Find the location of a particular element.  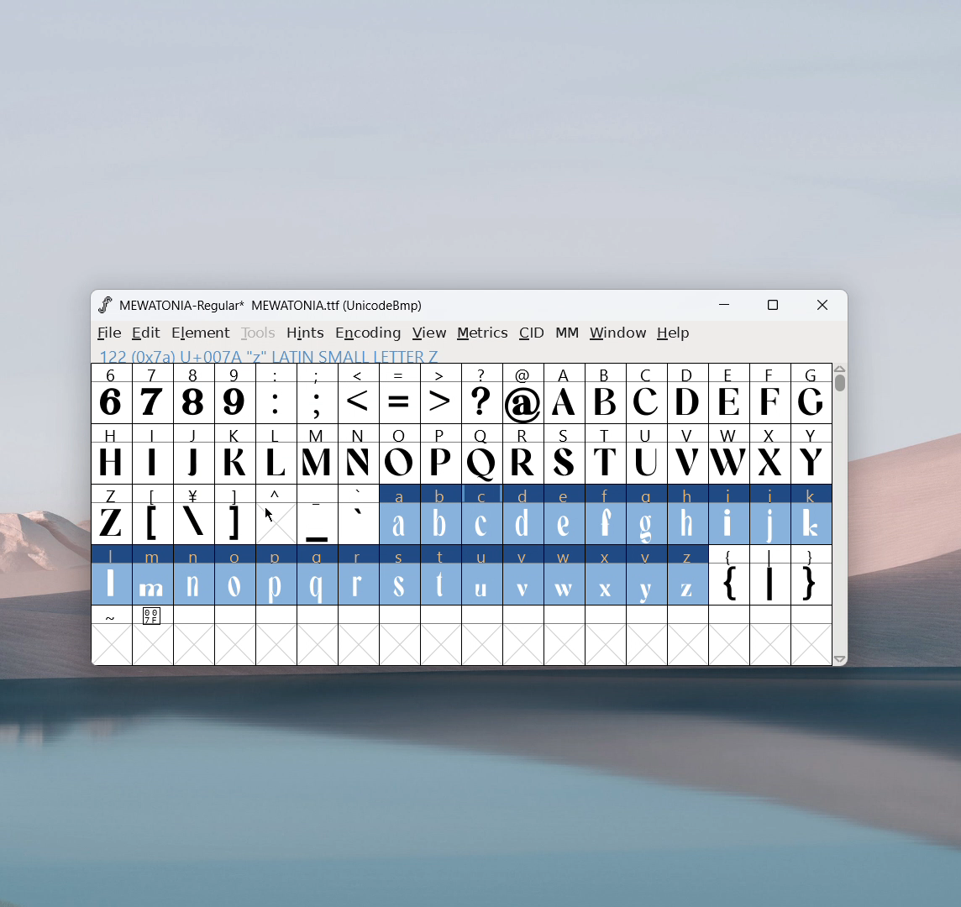

l is located at coordinates (112, 574).